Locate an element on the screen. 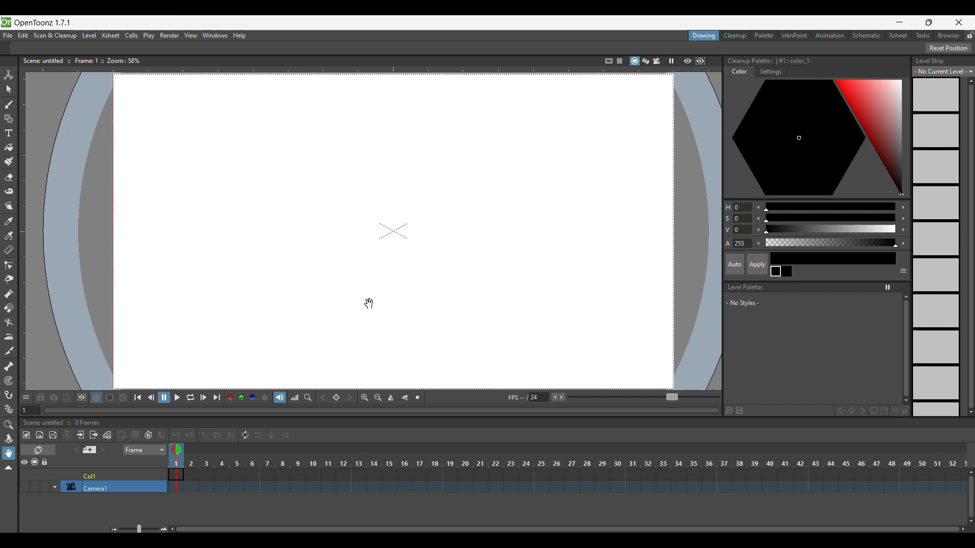 The width and height of the screenshot is (975, 548). Buttons to increase/decrease frames per second is located at coordinates (559, 397).